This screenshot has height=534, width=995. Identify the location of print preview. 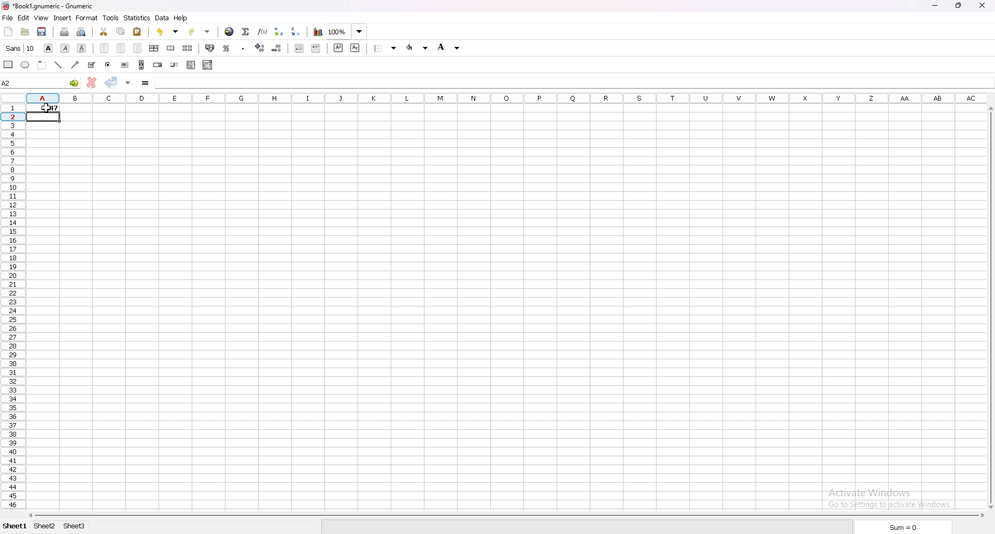
(82, 32).